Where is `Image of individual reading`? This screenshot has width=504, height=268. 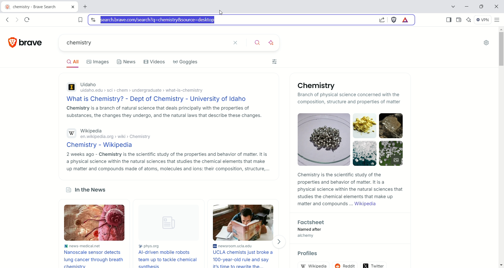 Image of individual reading is located at coordinates (243, 223).